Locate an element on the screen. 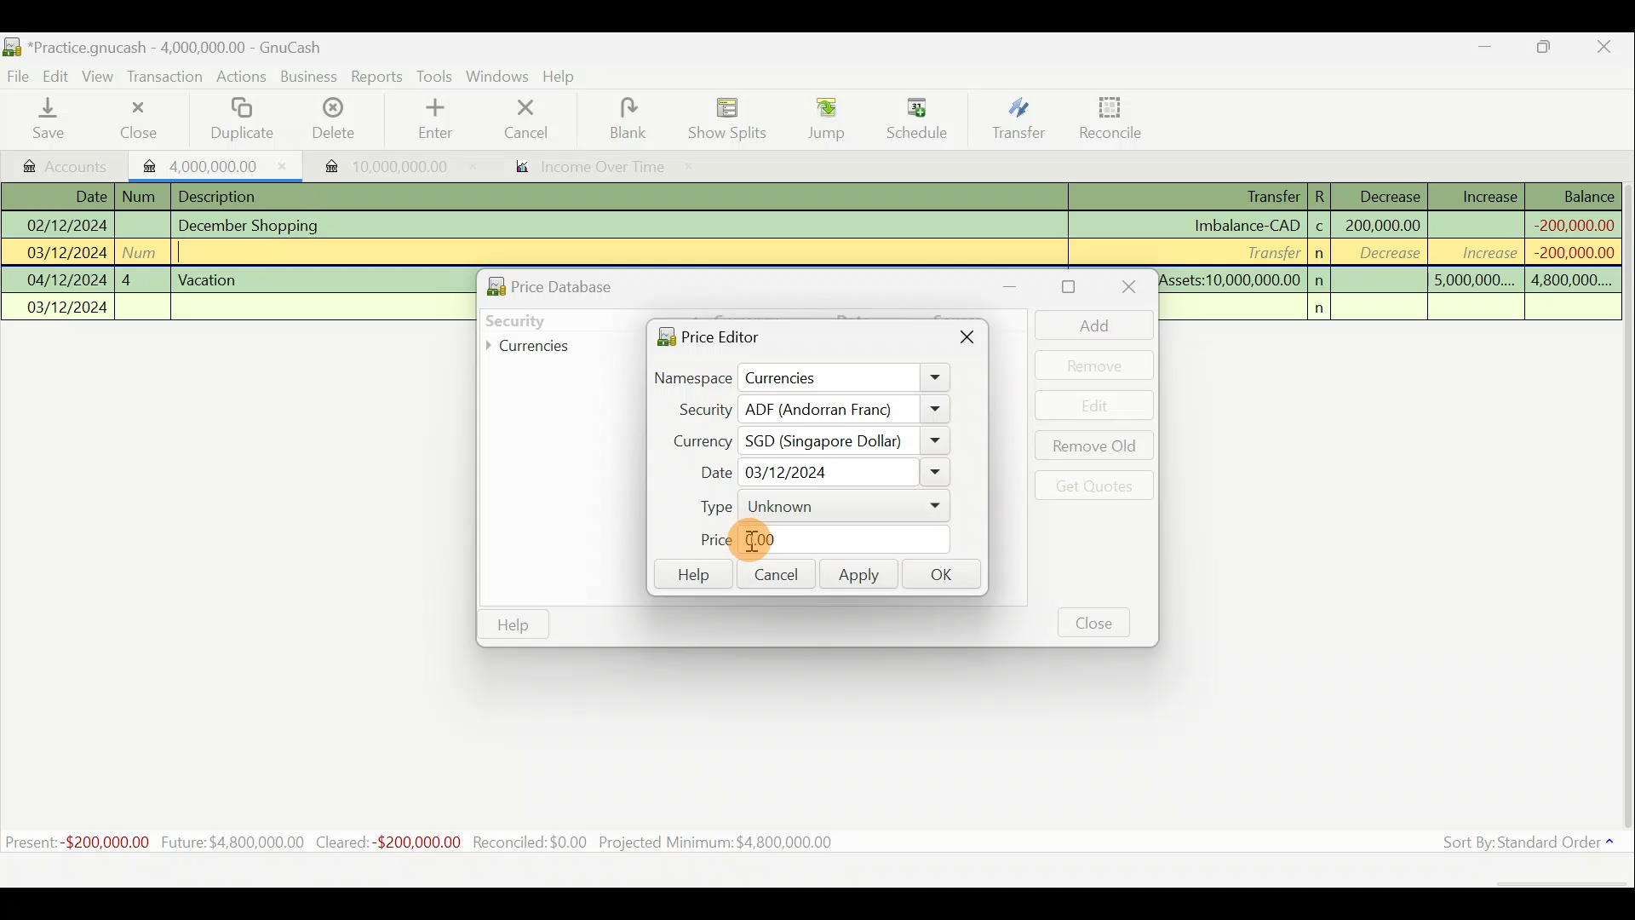 This screenshot has width=1635, height=920. Close is located at coordinates (1609, 47).